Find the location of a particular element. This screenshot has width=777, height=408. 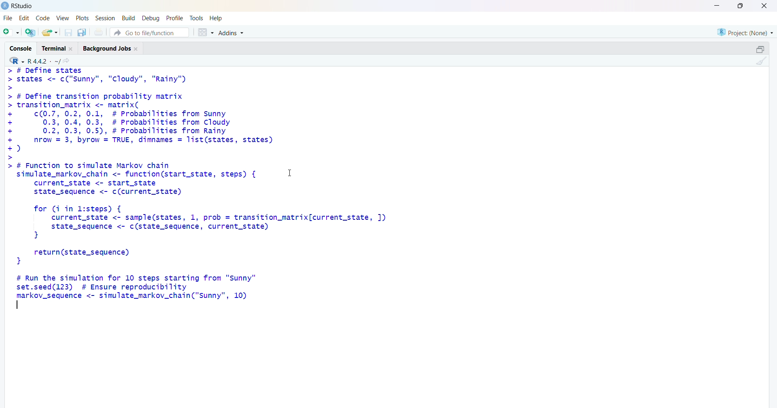

edit is located at coordinates (25, 17).